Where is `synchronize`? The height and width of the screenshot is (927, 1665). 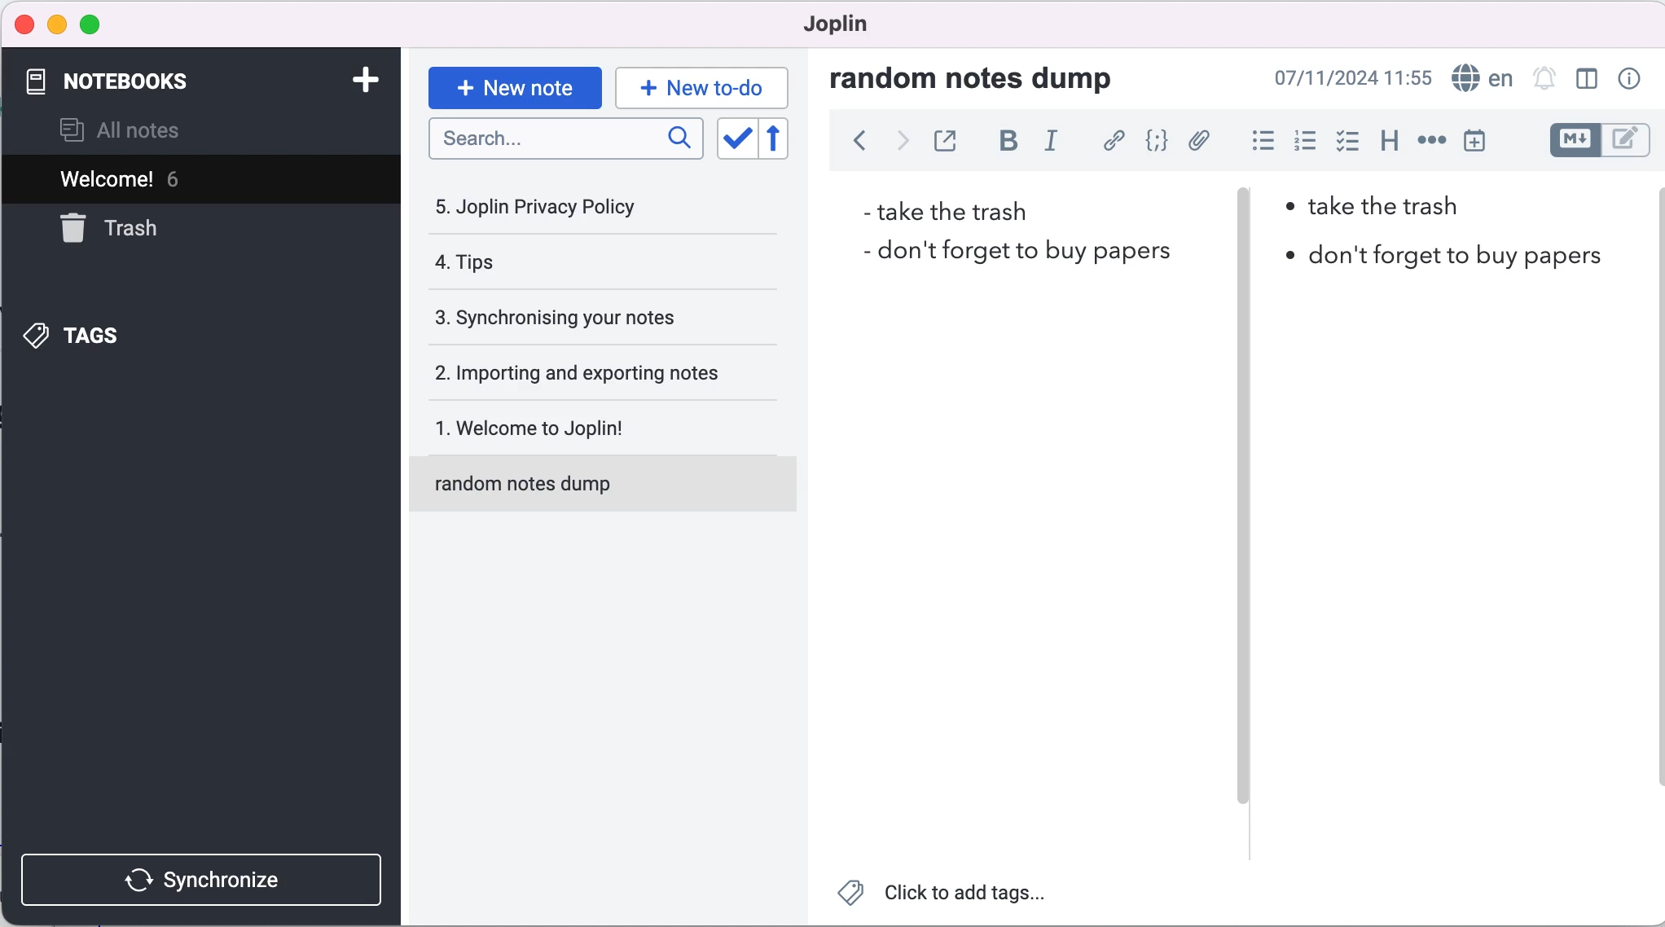 synchronize is located at coordinates (205, 876).